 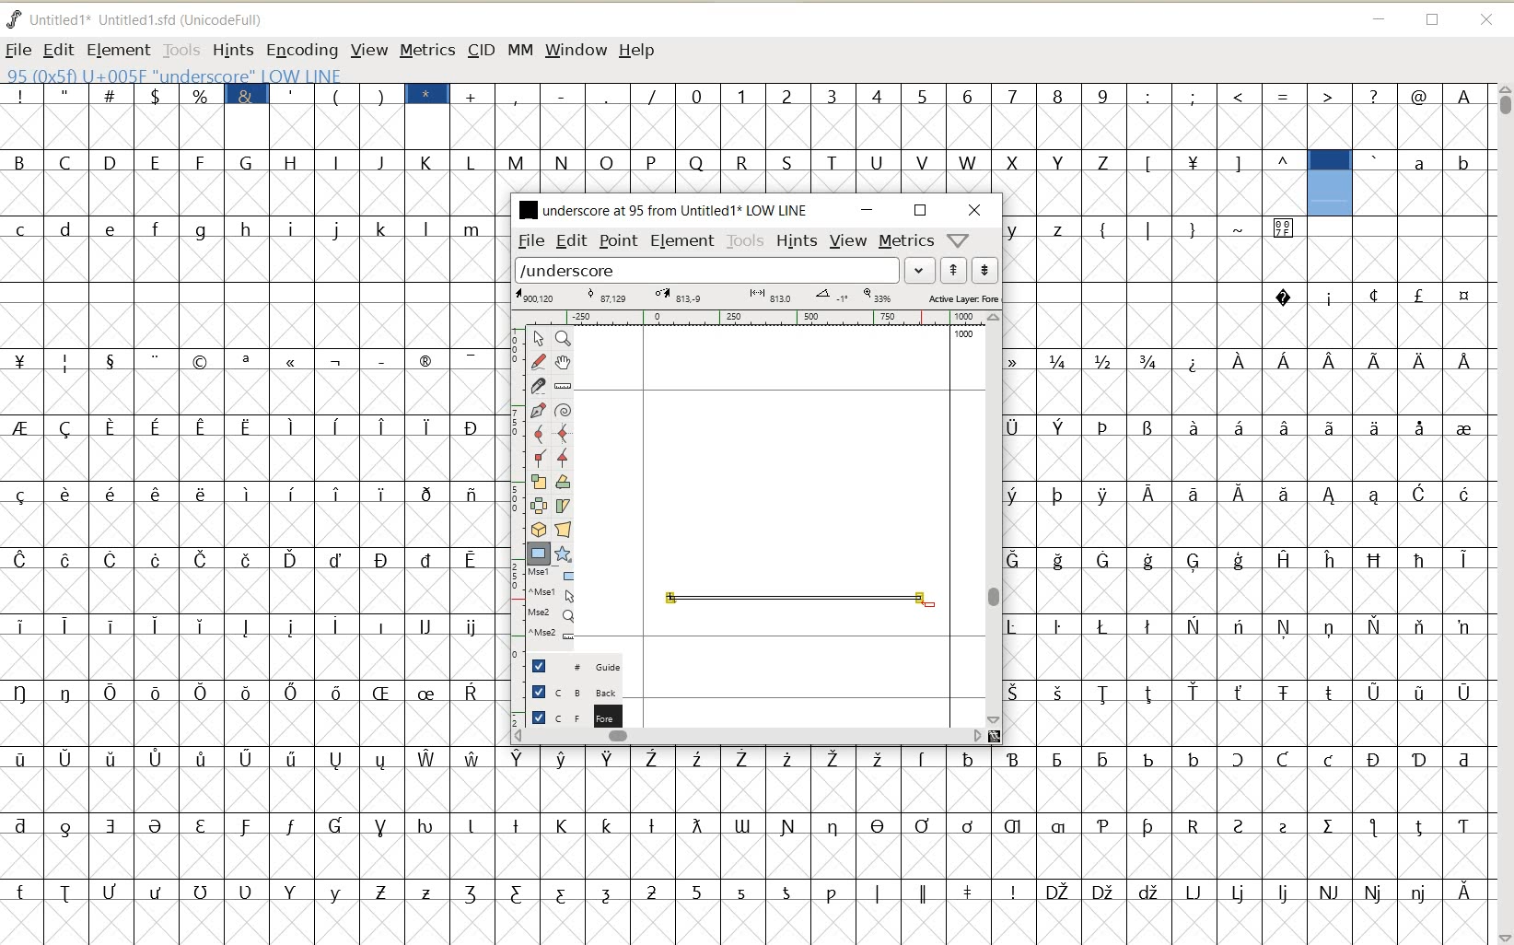 I want to click on change whether spiro is active or not, so click(x=563, y=408).